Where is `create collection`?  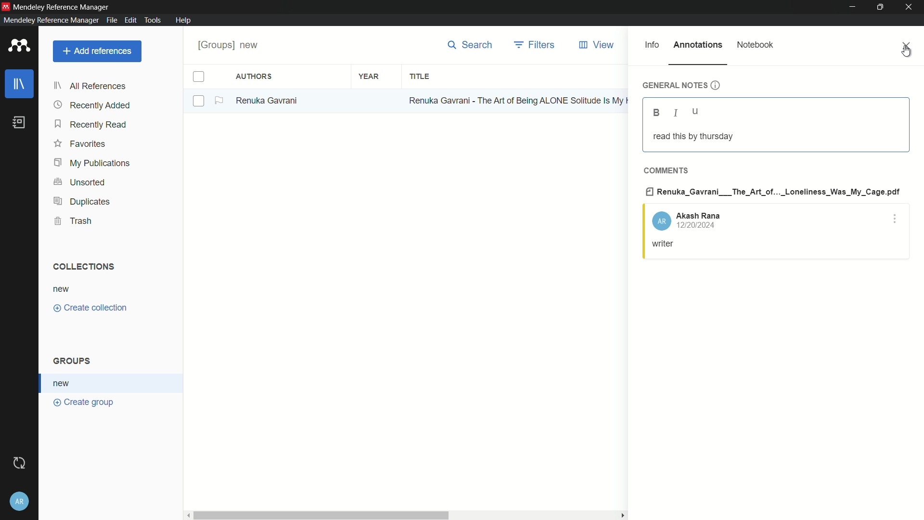
create collection is located at coordinates (92, 308).